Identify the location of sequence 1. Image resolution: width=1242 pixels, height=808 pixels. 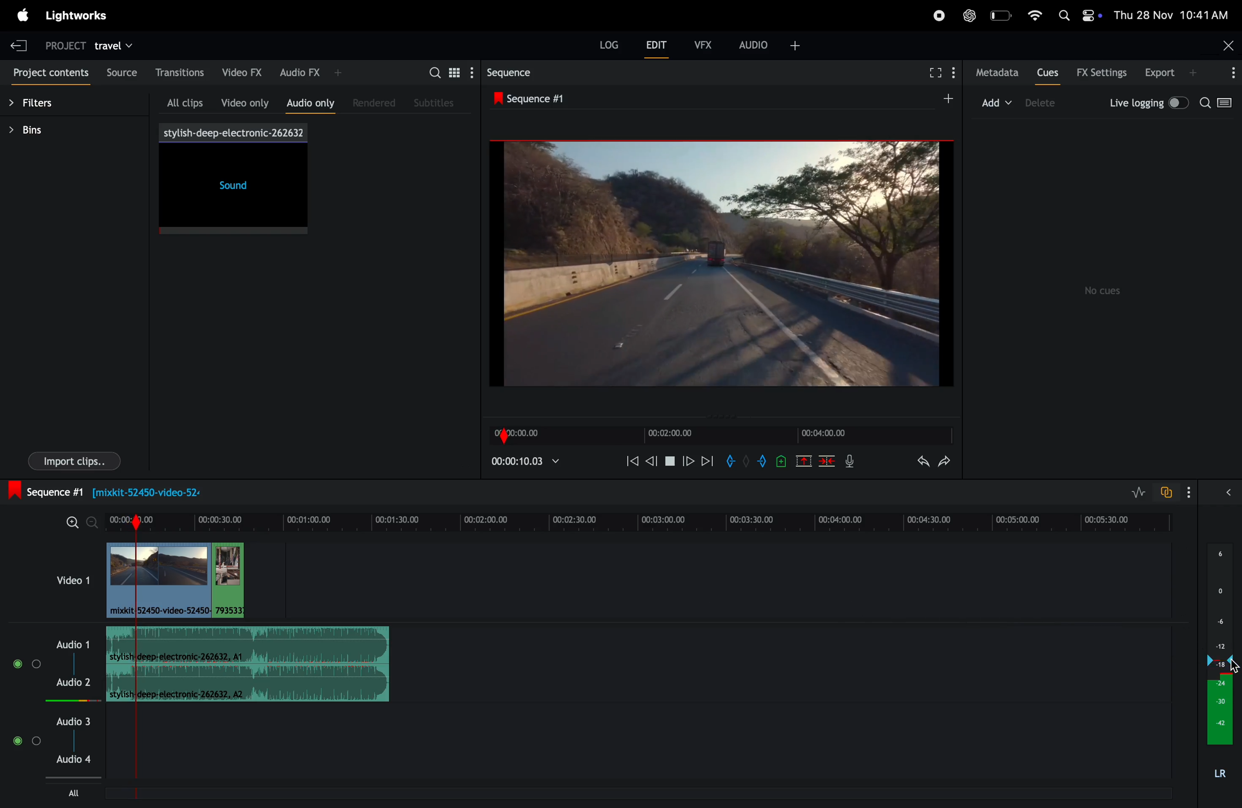
(625, 99).